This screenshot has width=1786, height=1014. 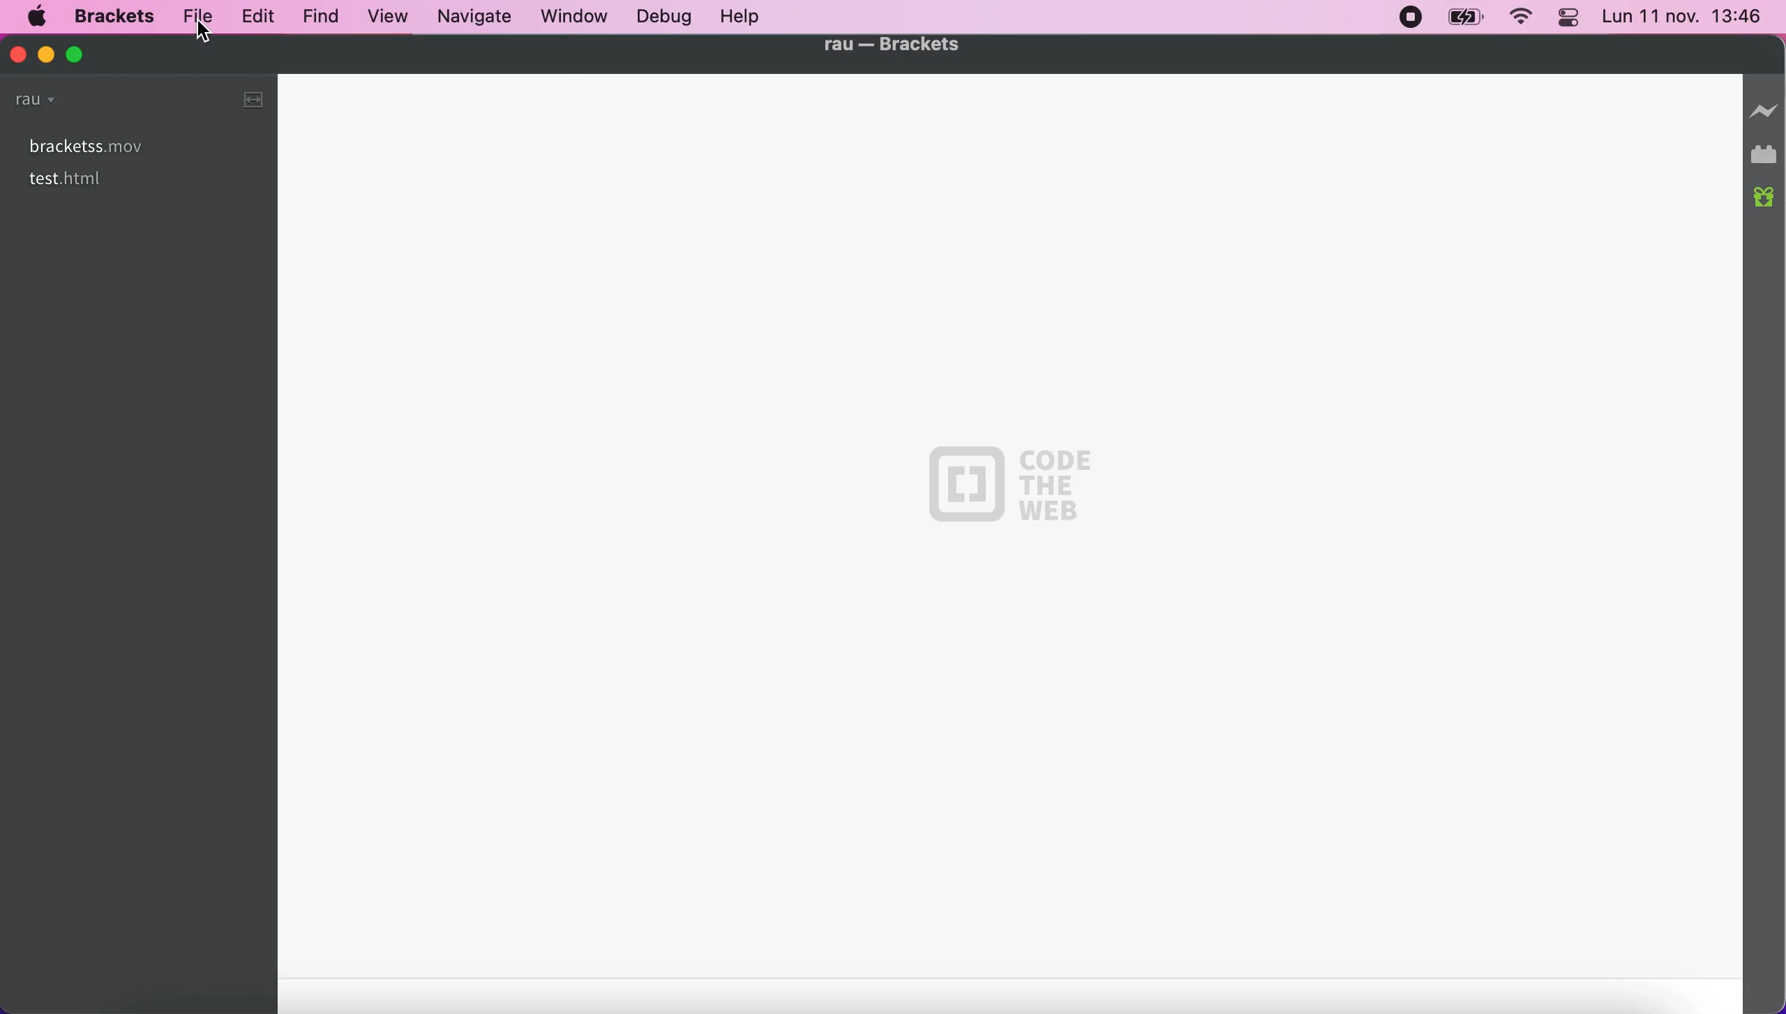 I want to click on navigate, so click(x=476, y=17).